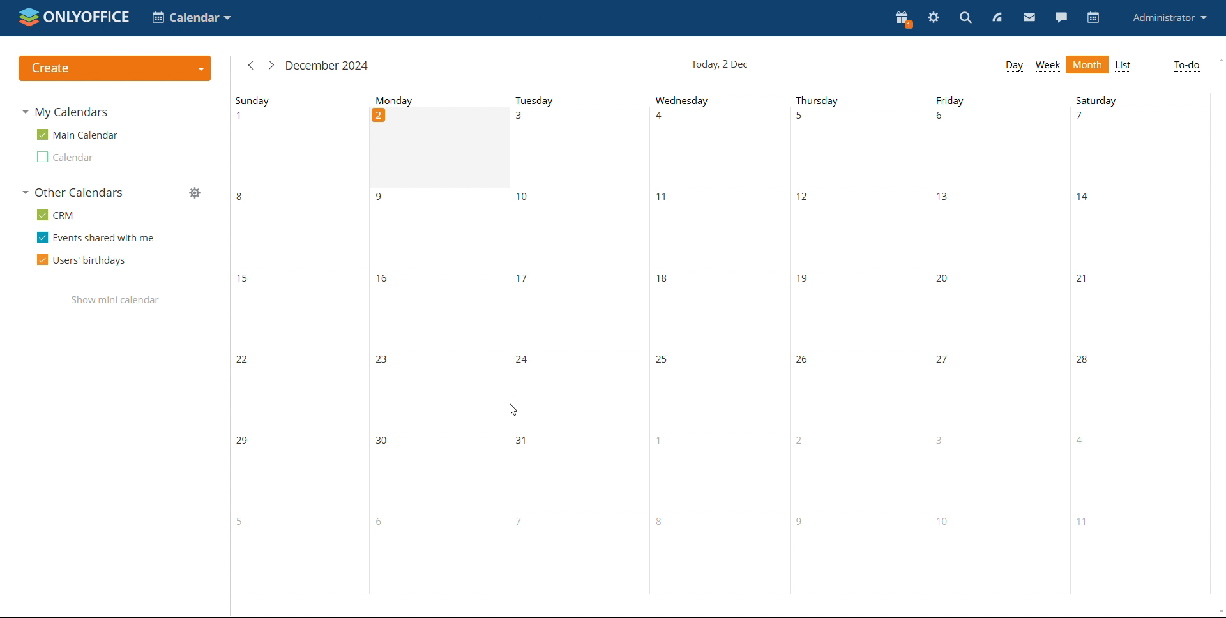 This screenshot has height=618, width=1226. I want to click on current month, so click(328, 66).